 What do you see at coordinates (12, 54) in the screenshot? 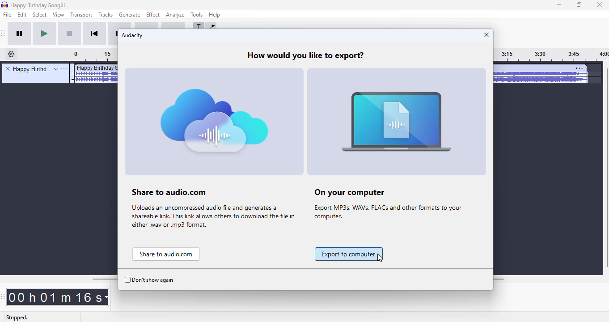
I see `timeline options` at bounding box center [12, 54].